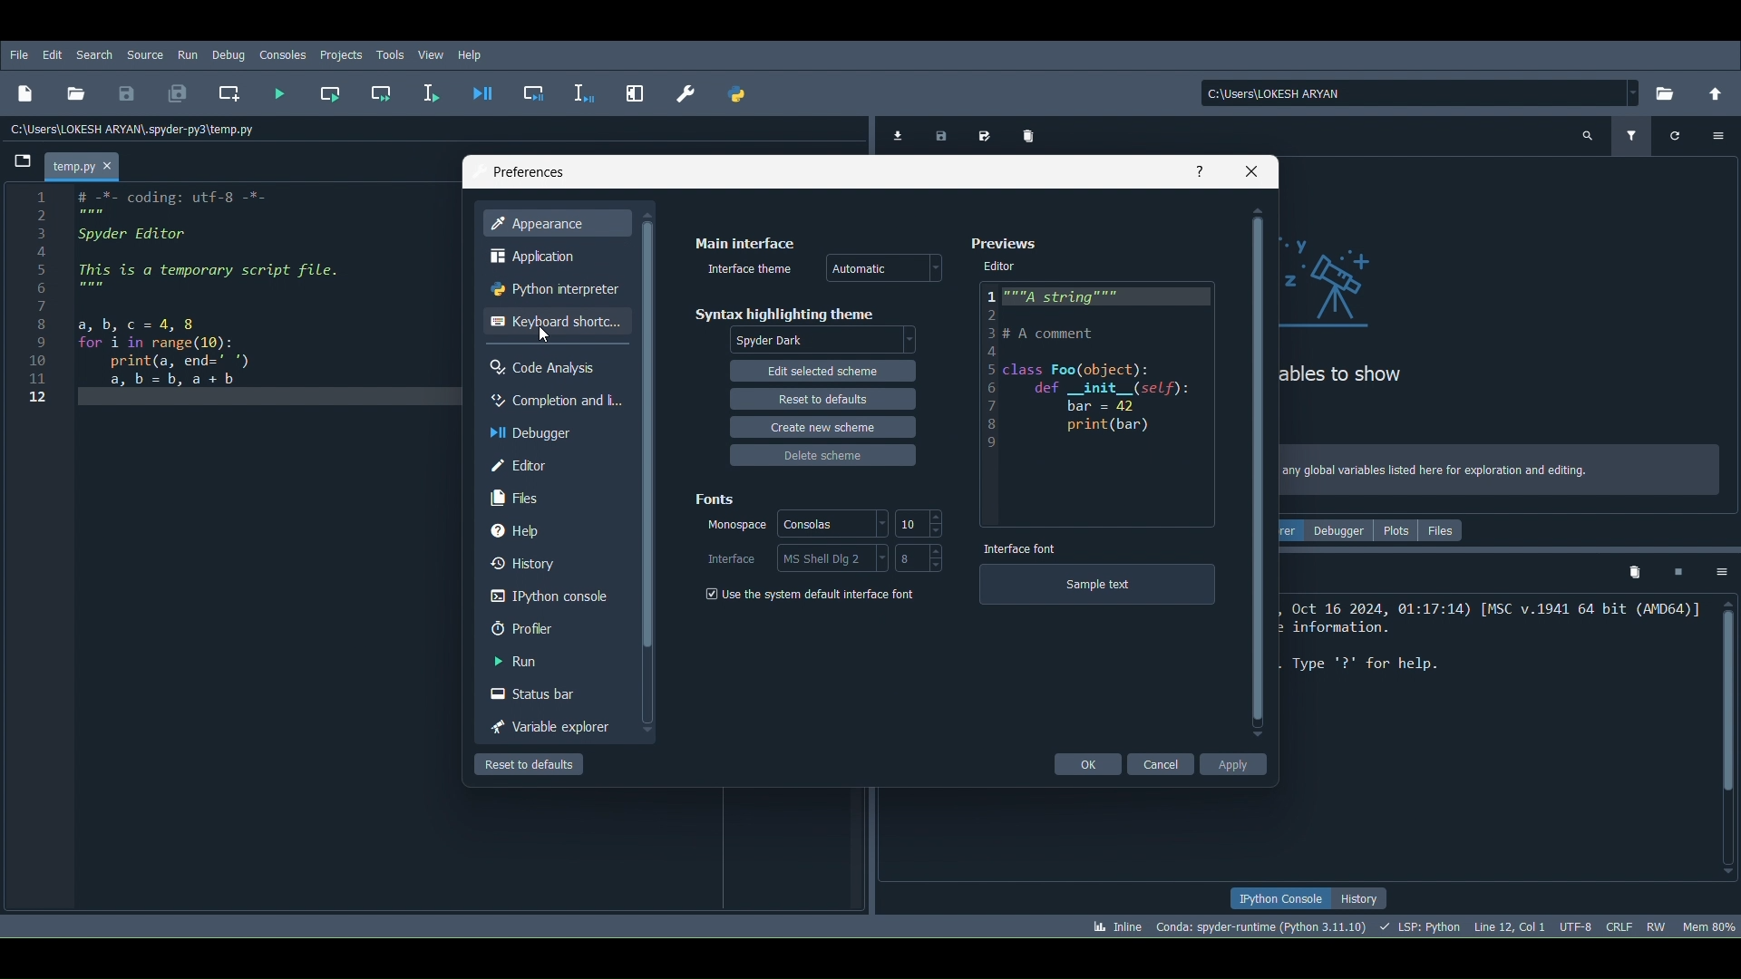  Describe the element at coordinates (548, 690) in the screenshot. I see `Status bar` at that location.